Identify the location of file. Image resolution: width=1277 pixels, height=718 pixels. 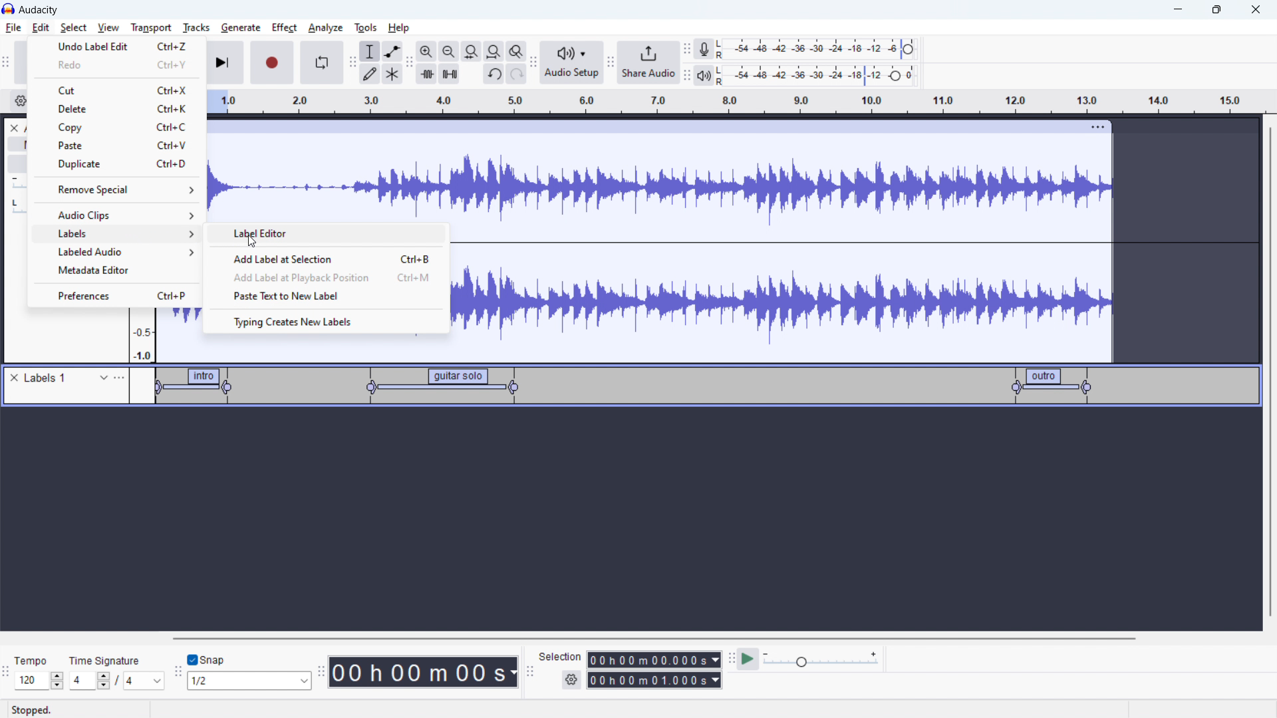
(14, 28).